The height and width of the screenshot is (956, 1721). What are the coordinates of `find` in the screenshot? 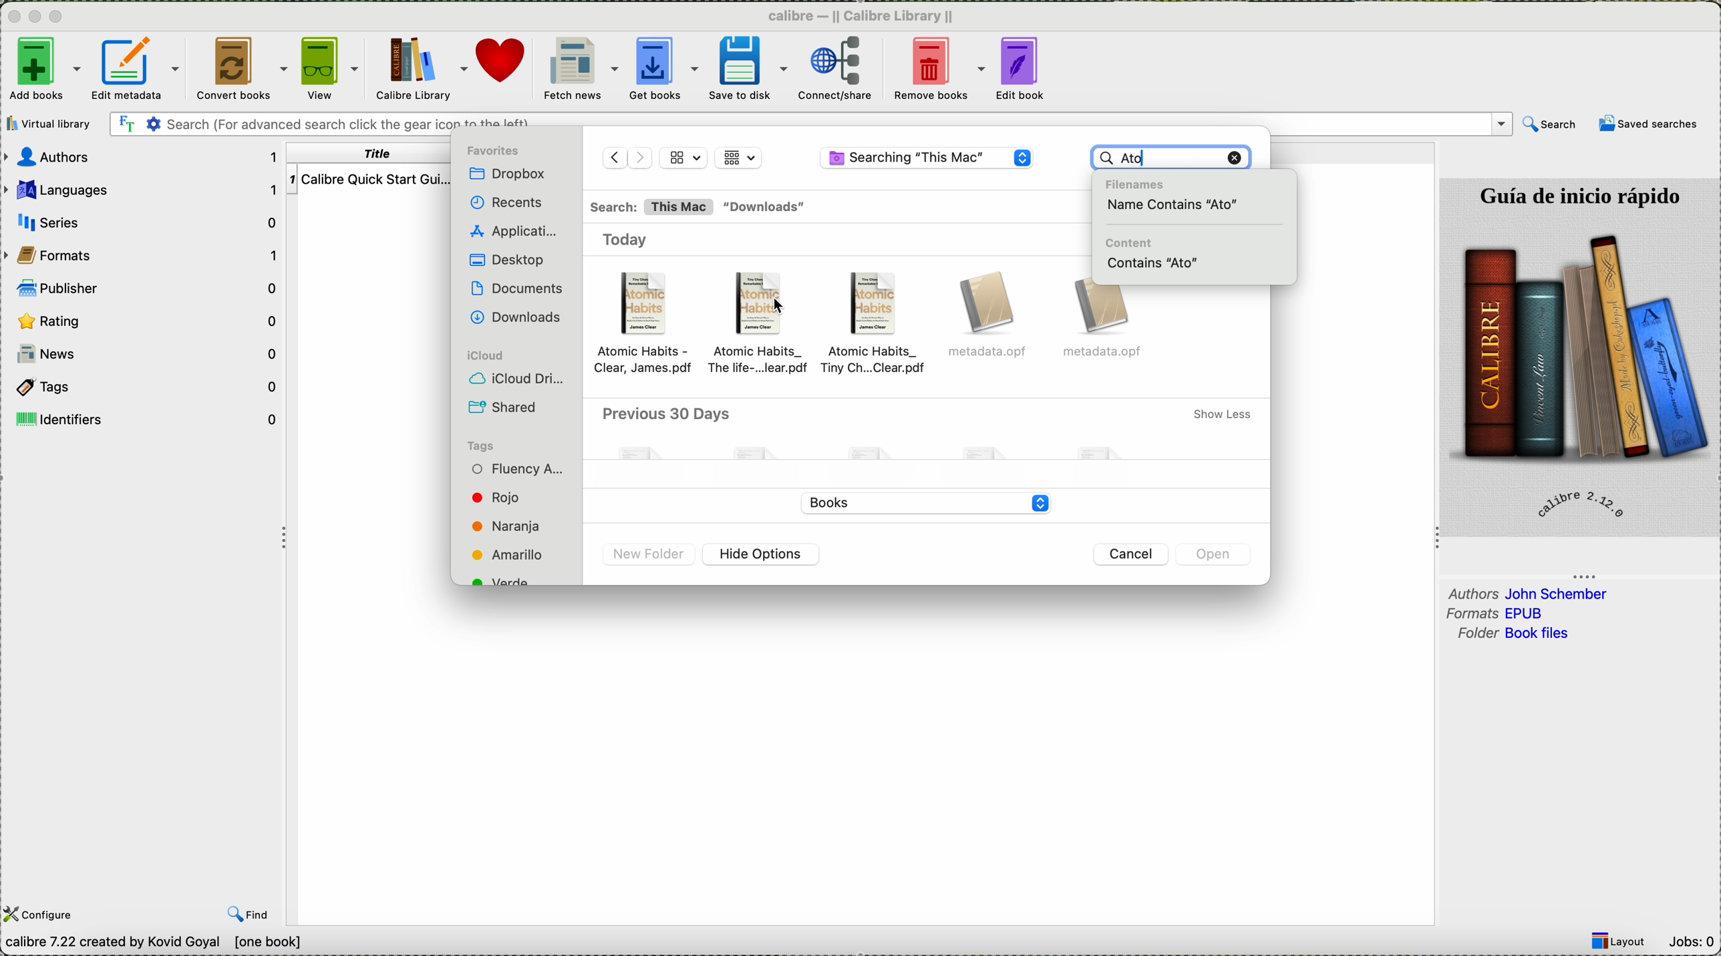 It's located at (249, 913).